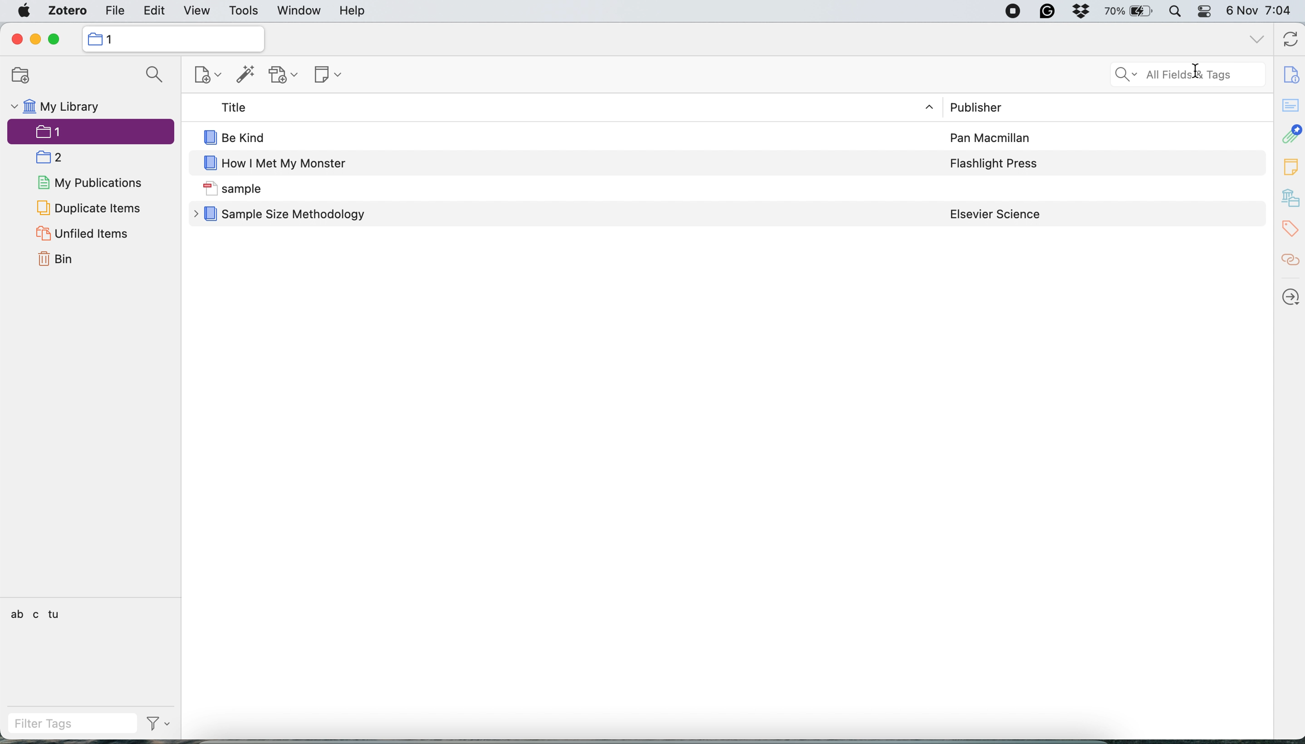 The image size is (1305, 744). What do you see at coordinates (995, 215) in the screenshot?
I see `Elsevier Science` at bounding box center [995, 215].